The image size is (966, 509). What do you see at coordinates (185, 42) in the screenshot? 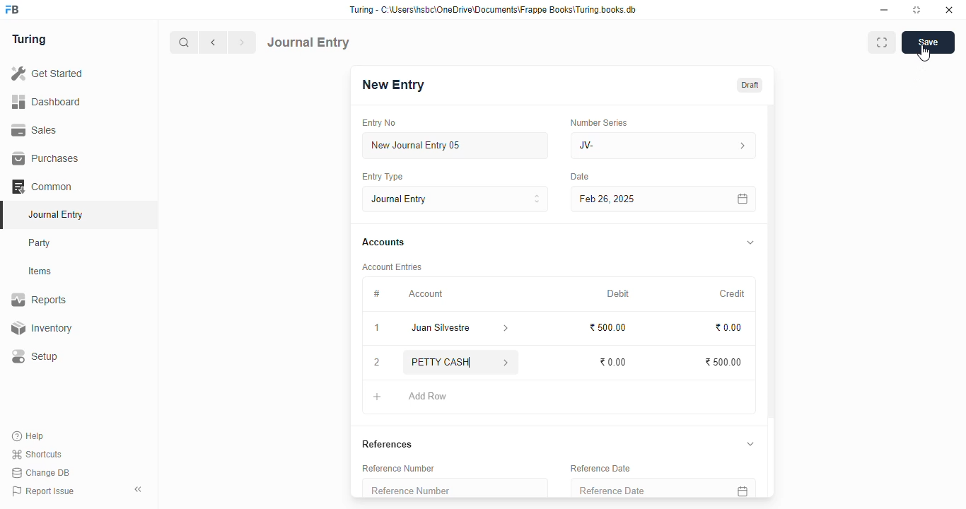
I see `search` at bounding box center [185, 42].